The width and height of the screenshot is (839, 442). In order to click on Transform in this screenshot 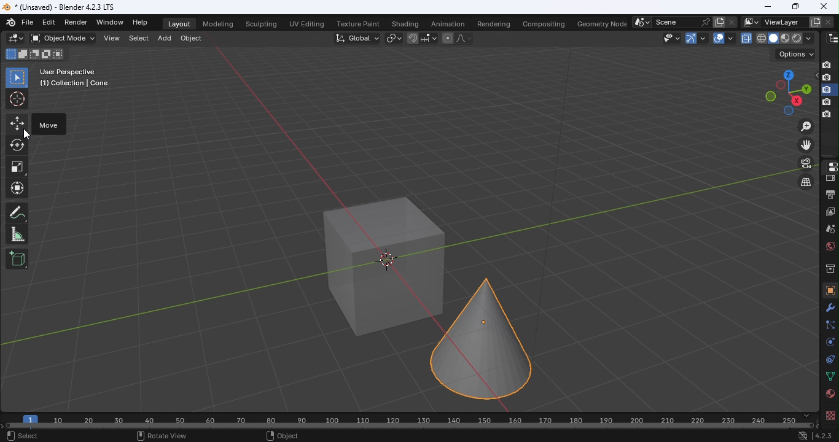, I will do `click(17, 190)`.